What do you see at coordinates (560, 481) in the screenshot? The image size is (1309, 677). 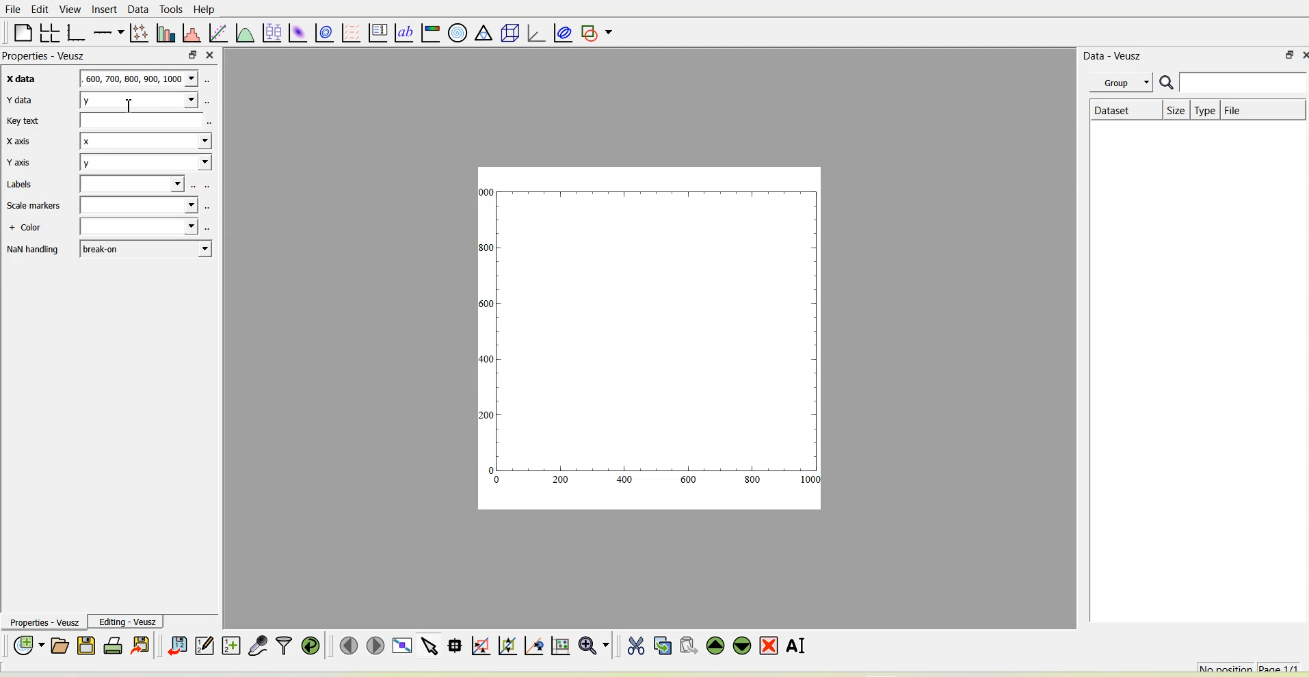 I see `200` at bounding box center [560, 481].